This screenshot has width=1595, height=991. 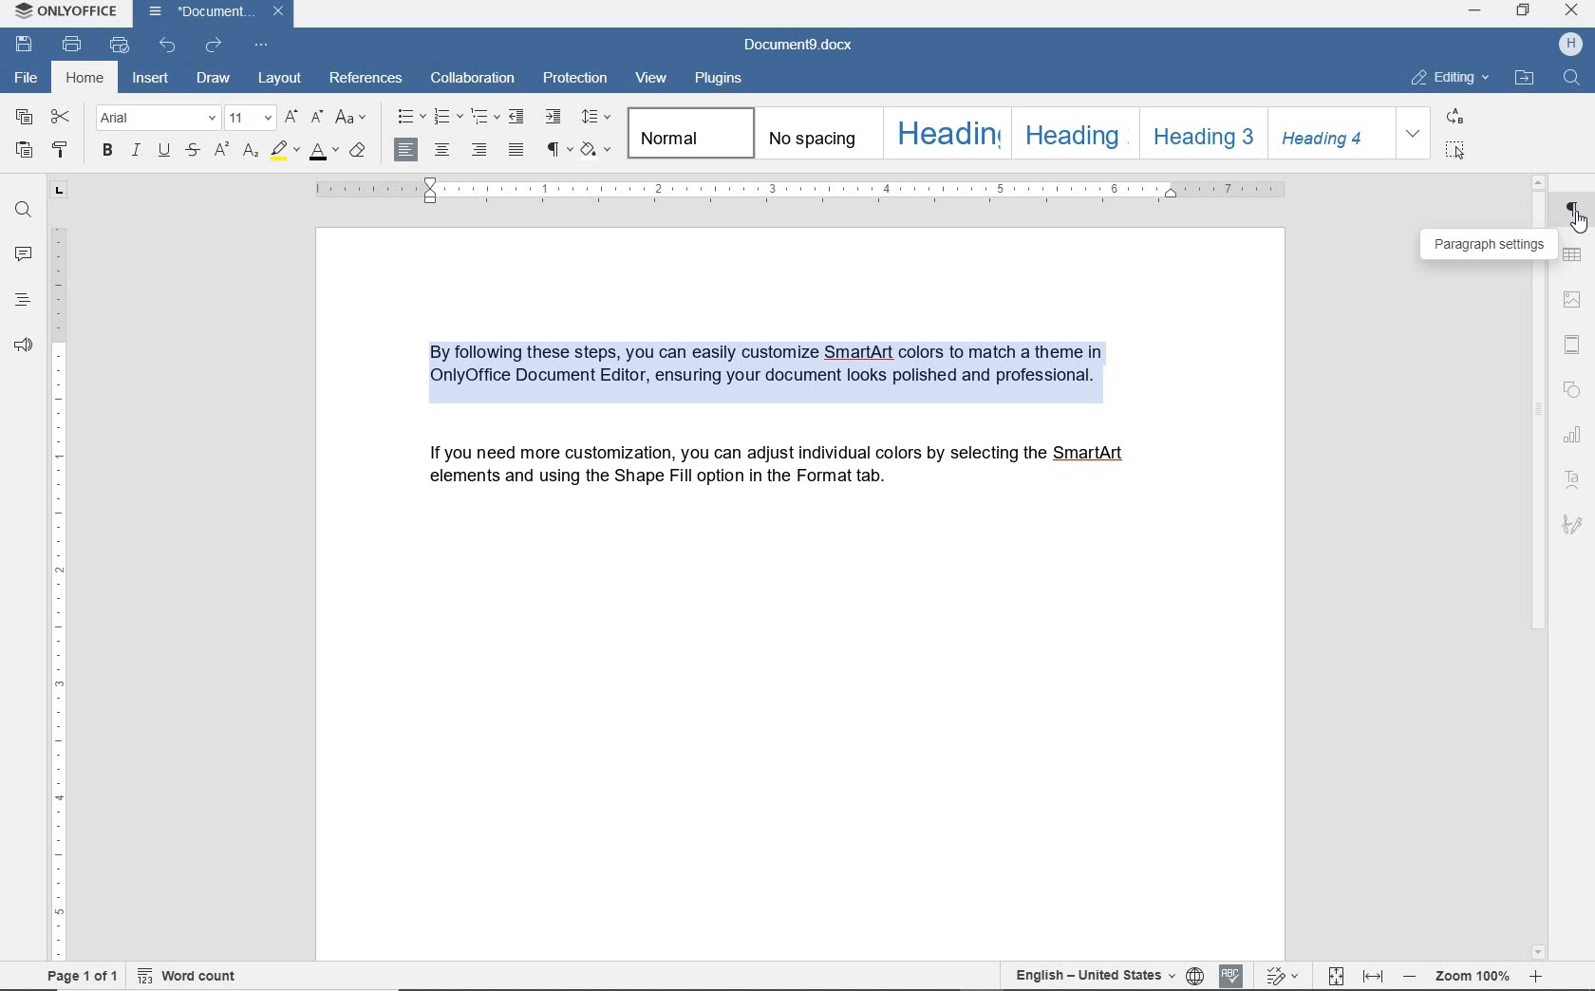 I want to click on scrollbar, so click(x=1537, y=567).